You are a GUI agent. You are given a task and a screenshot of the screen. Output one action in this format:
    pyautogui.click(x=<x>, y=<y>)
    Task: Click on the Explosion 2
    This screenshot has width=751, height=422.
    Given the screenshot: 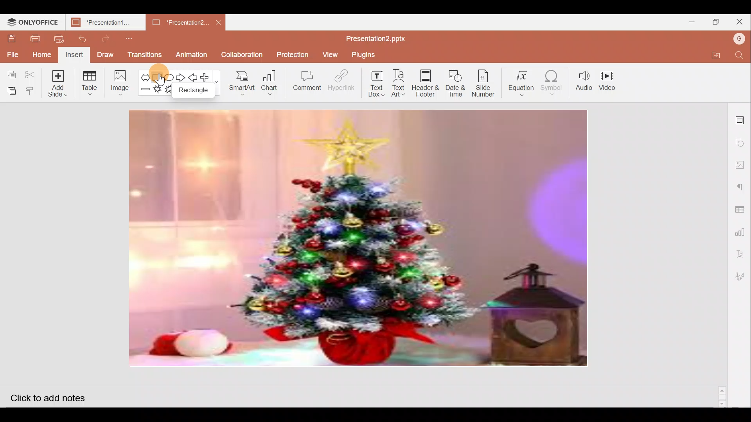 What is the action you would take?
    pyautogui.click(x=169, y=92)
    